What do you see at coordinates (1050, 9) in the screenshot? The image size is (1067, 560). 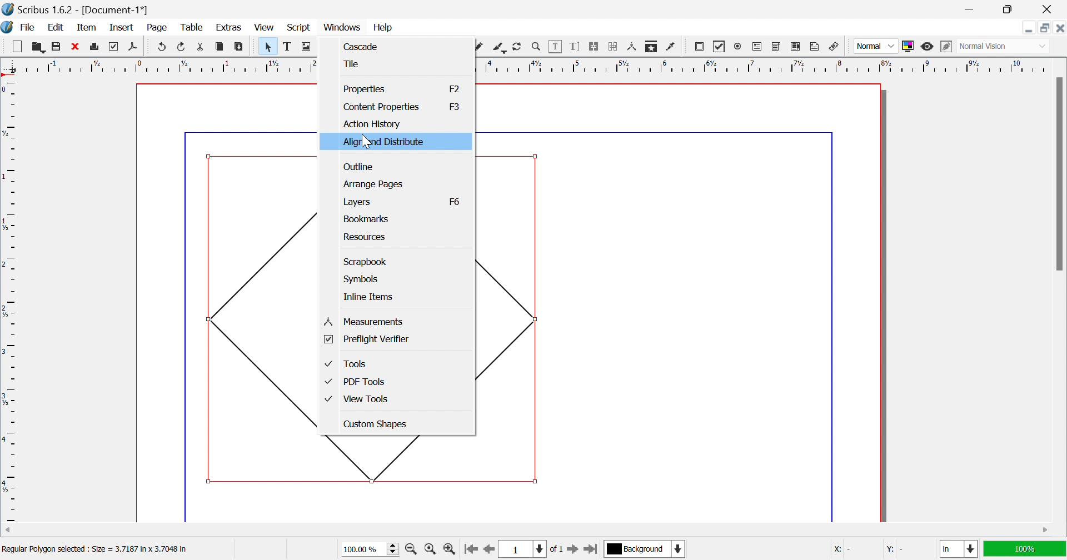 I see `Close` at bounding box center [1050, 9].